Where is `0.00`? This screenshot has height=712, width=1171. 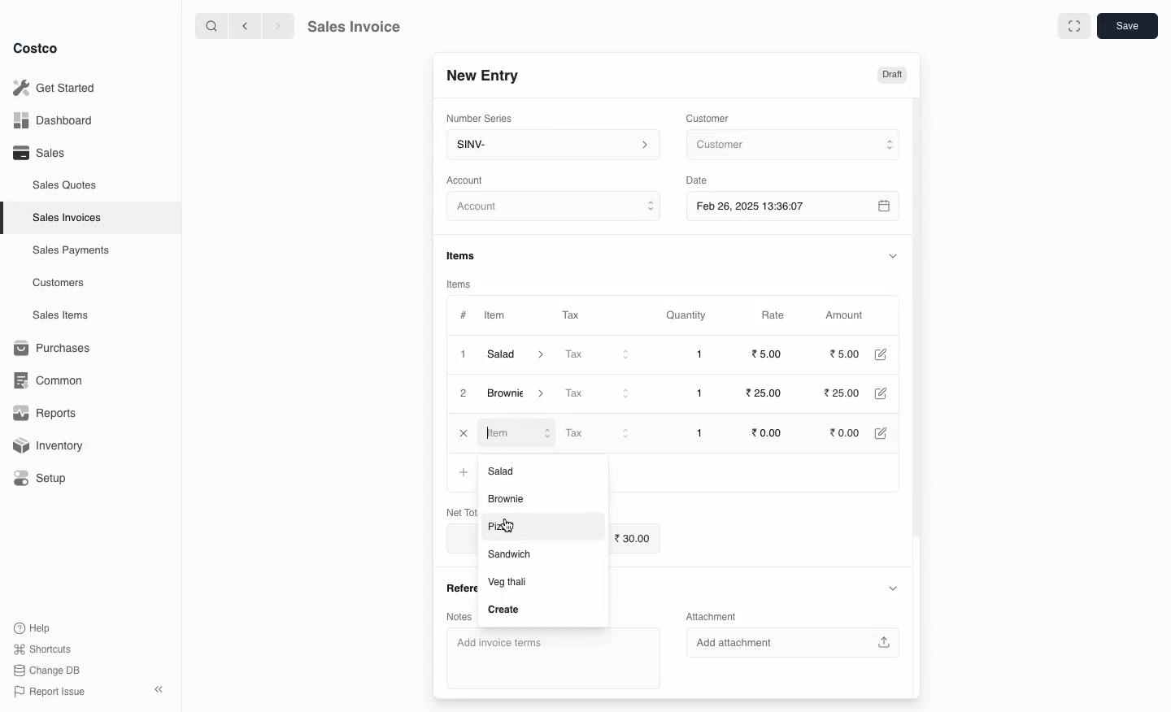
0.00 is located at coordinates (770, 432).